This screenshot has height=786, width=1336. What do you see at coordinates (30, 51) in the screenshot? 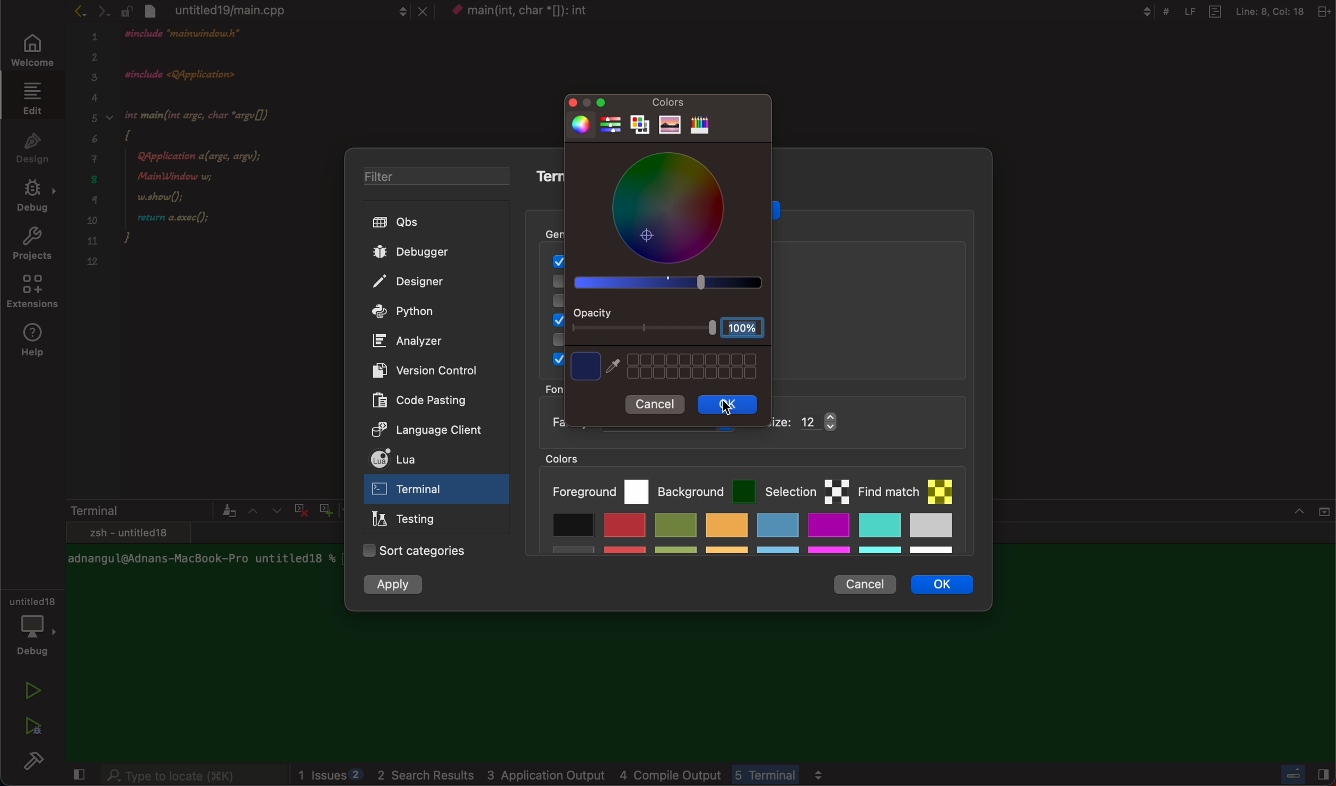
I see `welcome` at bounding box center [30, 51].